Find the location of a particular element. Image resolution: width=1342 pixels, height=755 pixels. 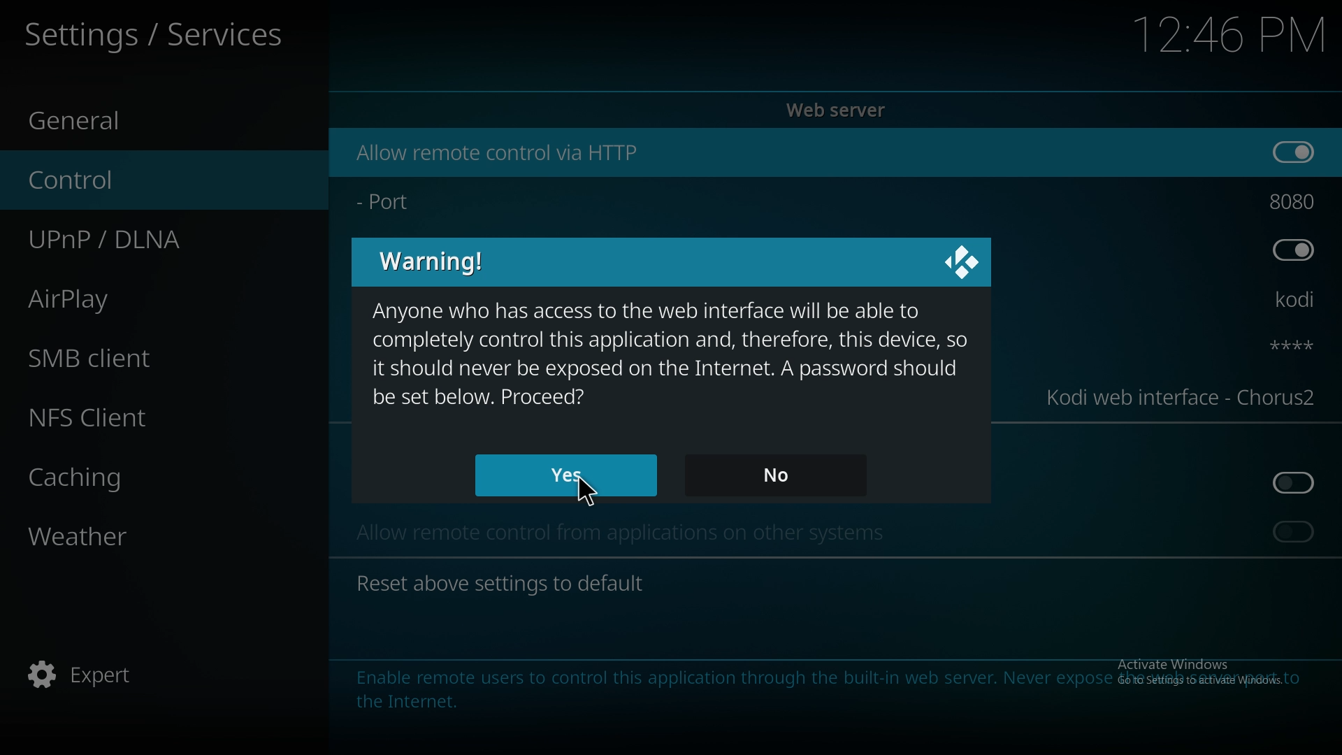

cursor is located at coordinates (589, 493).